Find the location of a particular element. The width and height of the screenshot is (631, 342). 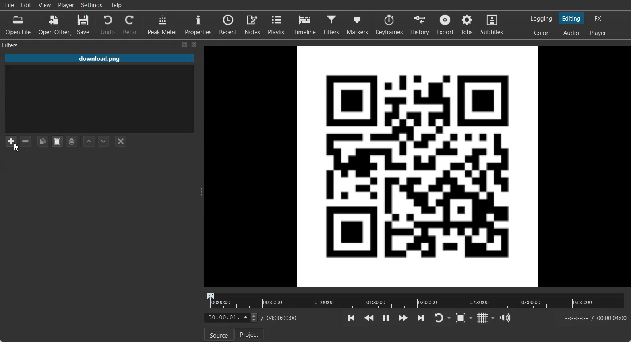

Save a filter set is located at coordinates (71, 142).